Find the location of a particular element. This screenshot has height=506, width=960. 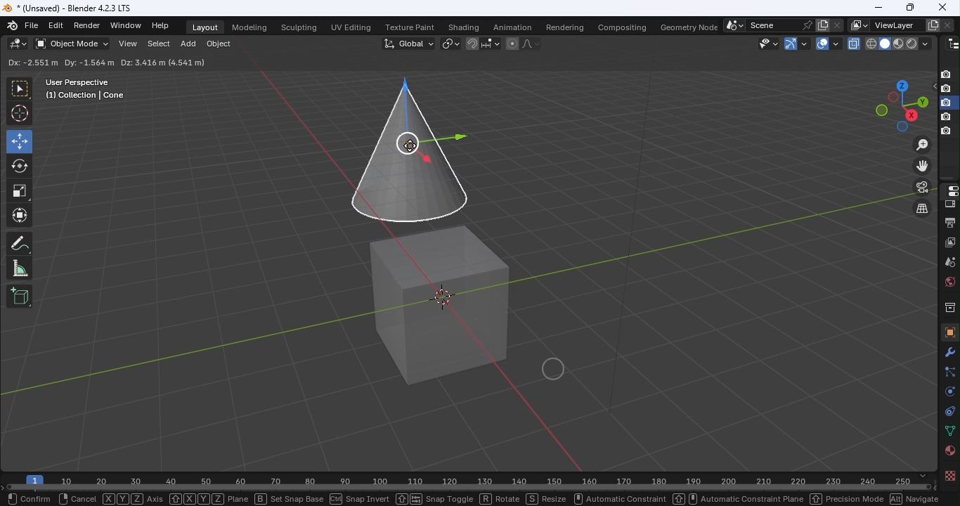

Physics is located at coordinates (948, 391).